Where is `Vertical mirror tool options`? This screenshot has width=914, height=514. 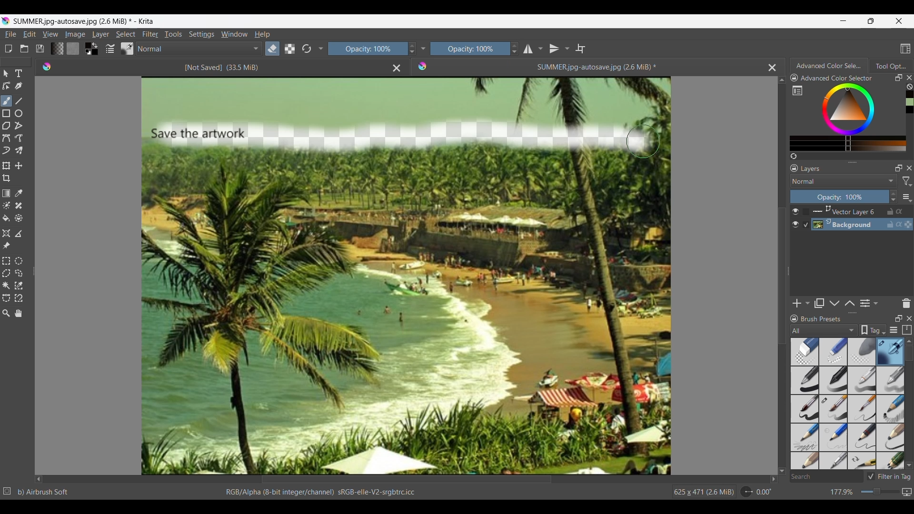 Vertical mirror tool options is located at coordinates (559, 49).